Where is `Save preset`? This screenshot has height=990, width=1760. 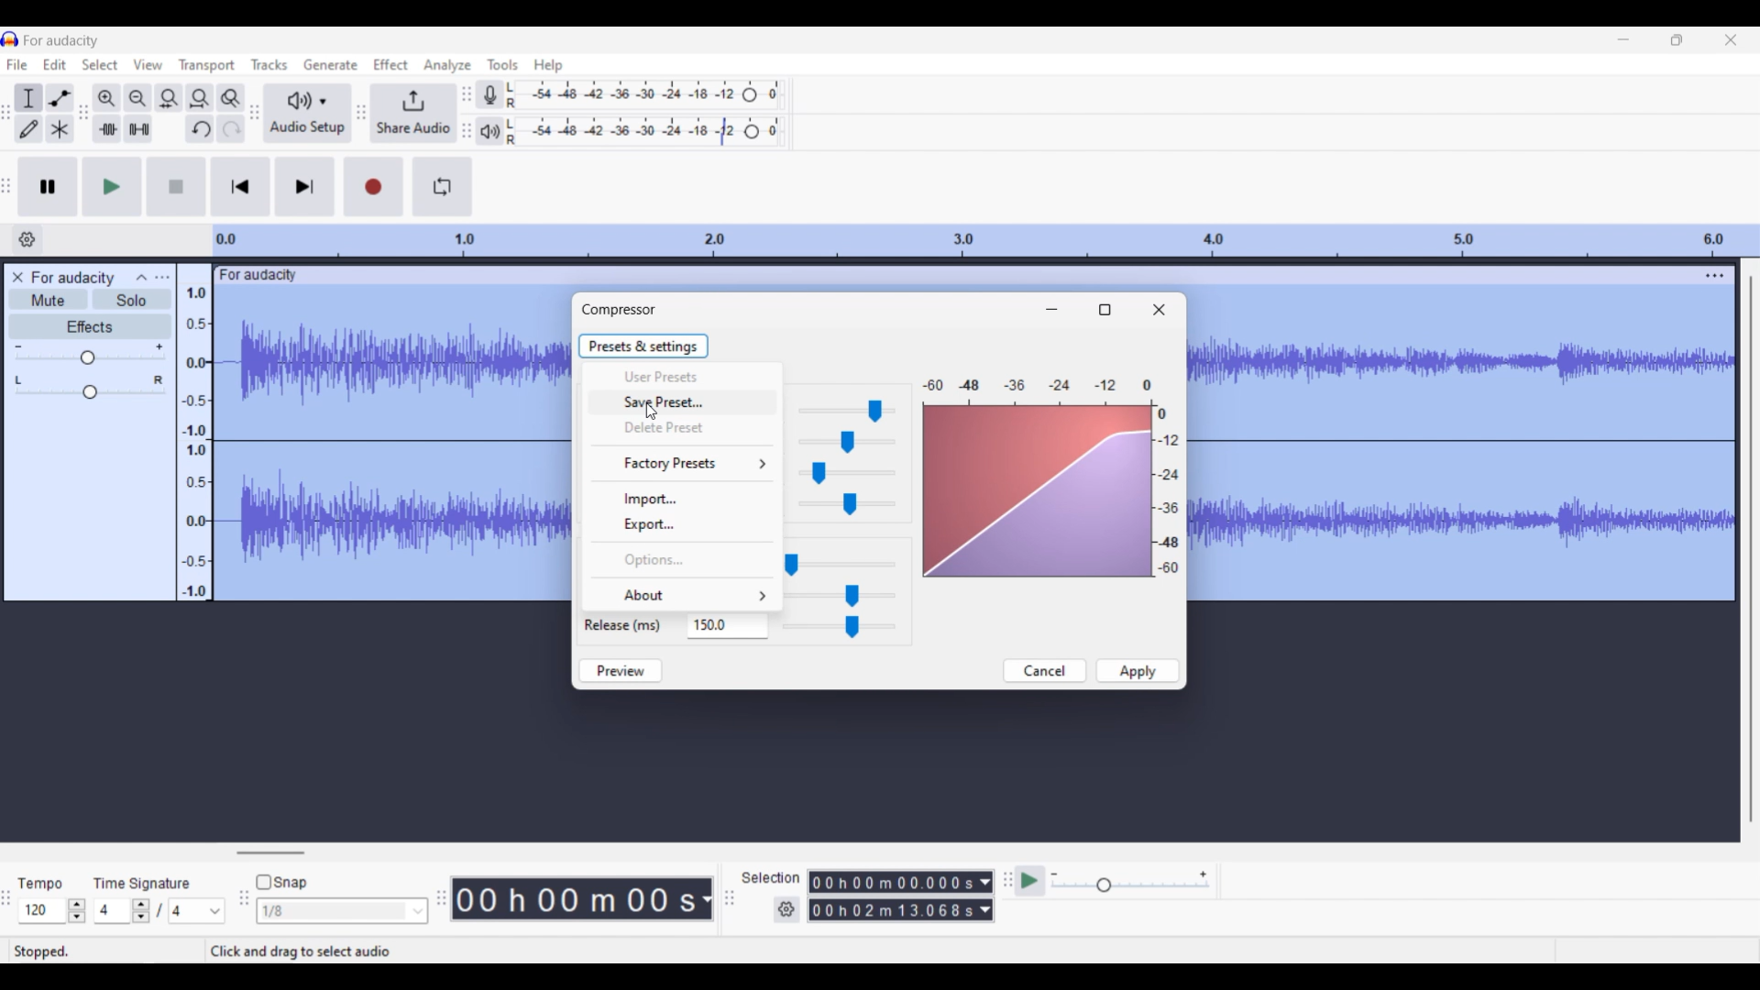
Save preset is located at coordinates (682, 401).